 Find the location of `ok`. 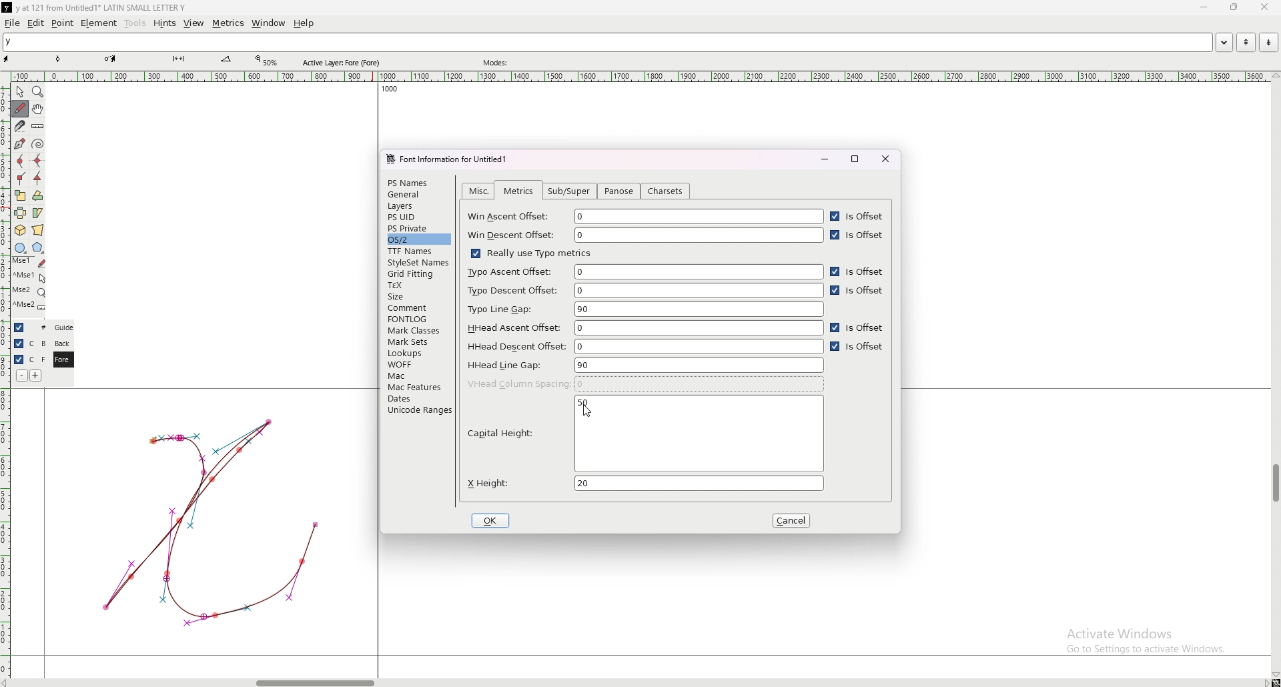

ok is located at coordinates (492, 520).